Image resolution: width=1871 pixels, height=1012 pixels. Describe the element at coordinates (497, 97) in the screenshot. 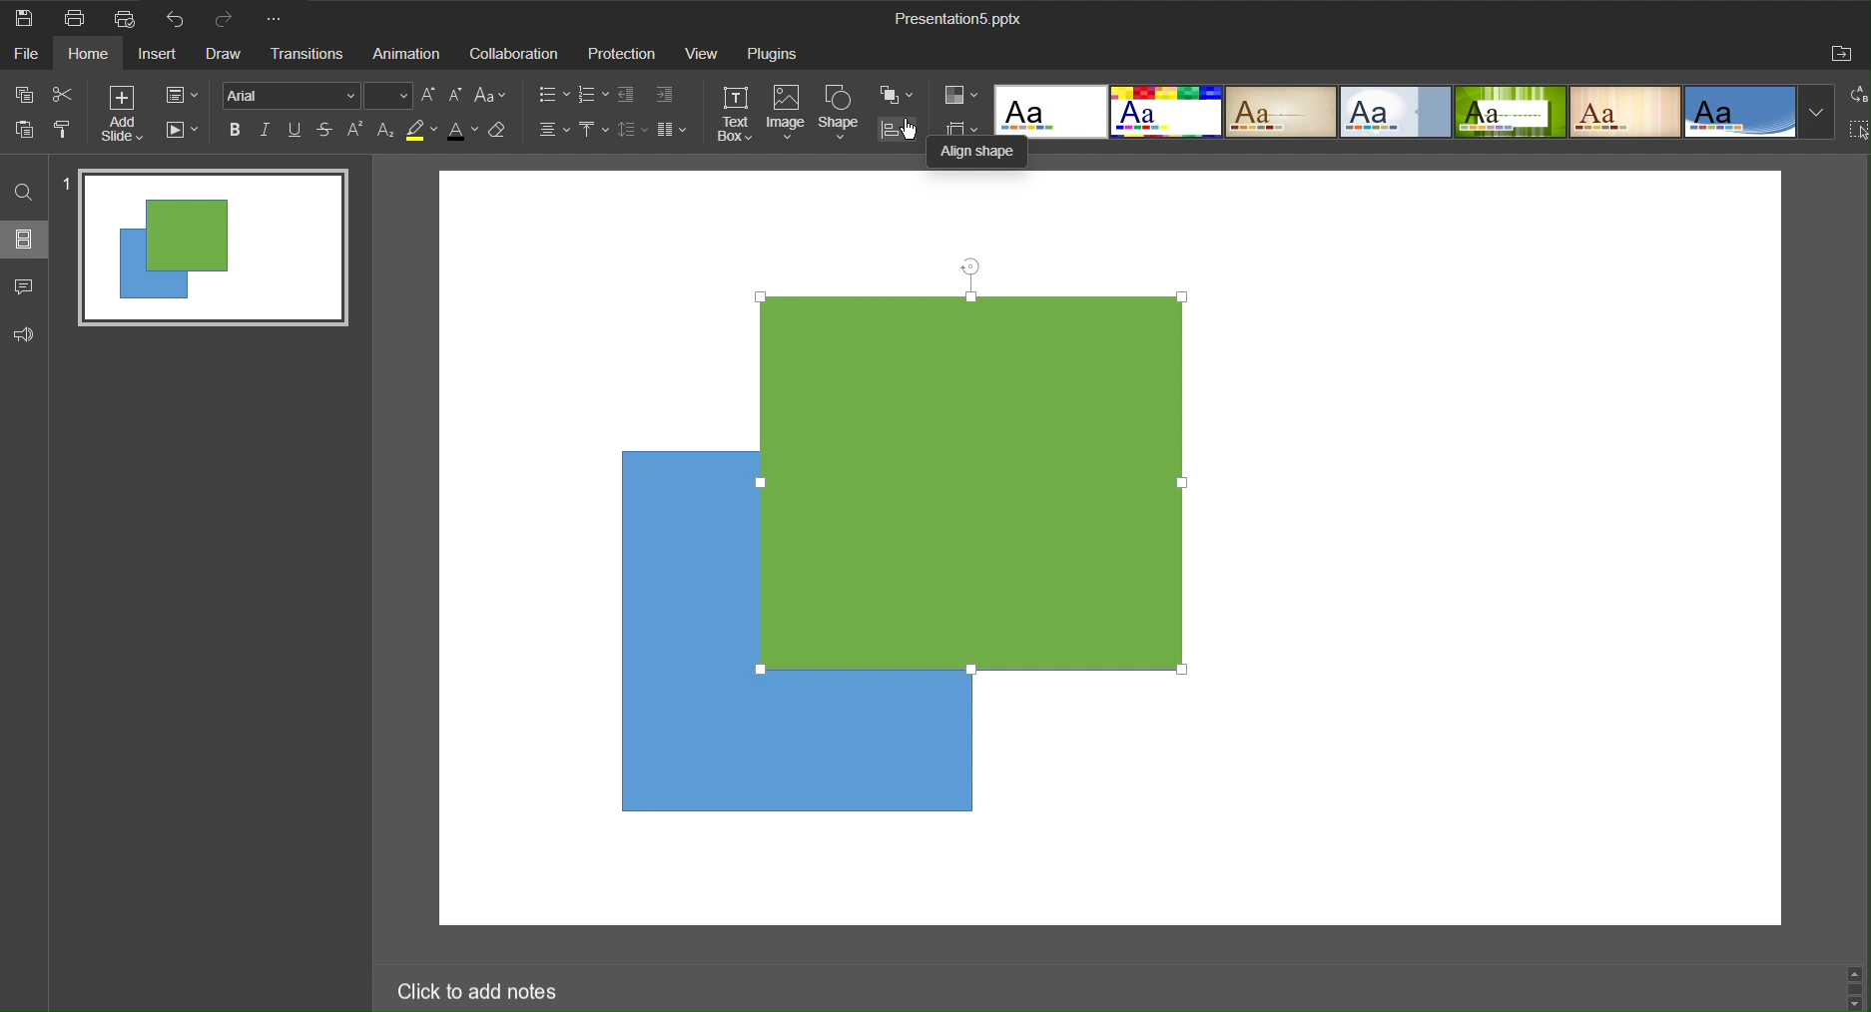

I see `Text Case Settings` at that location.